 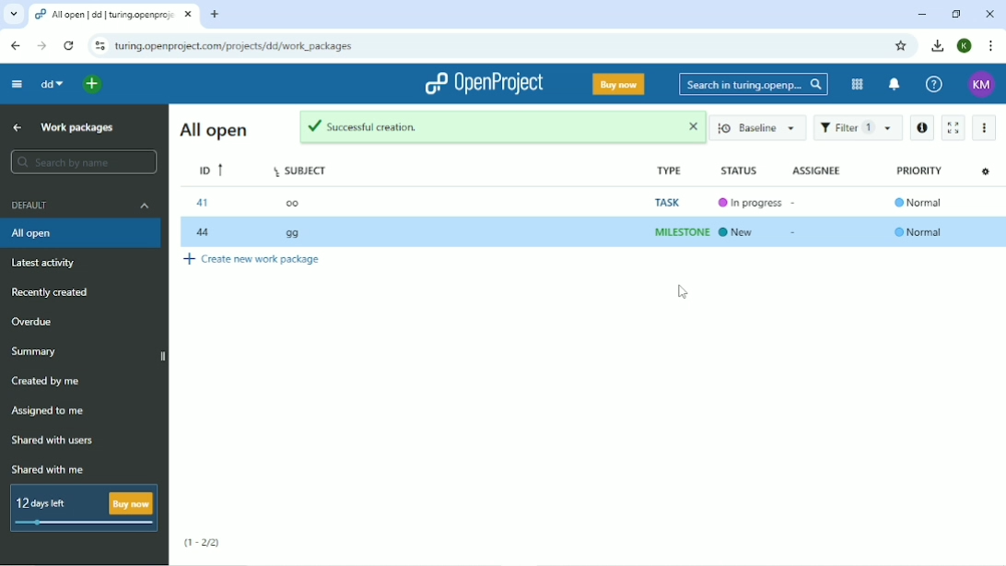 What do you see at coordinates (215, 15) in the screenshot?
I see `New tab` at bounding box center [215, 15].